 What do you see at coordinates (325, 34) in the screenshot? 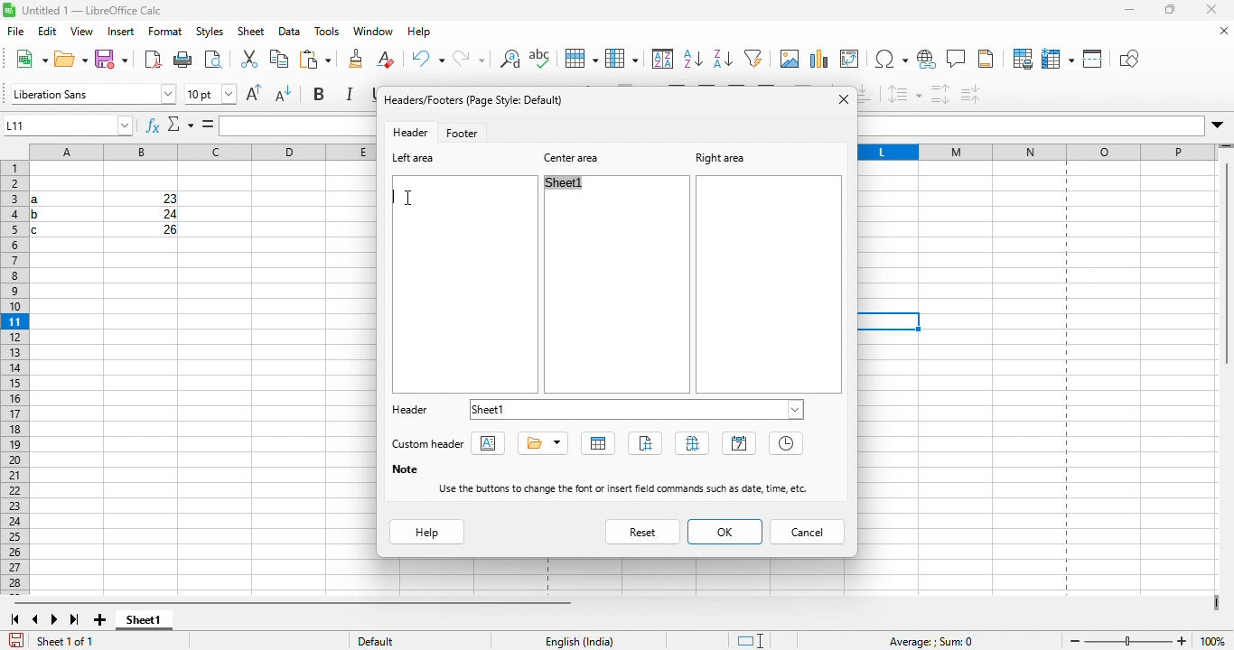
I see `tools` at bounding box center [325, 34].